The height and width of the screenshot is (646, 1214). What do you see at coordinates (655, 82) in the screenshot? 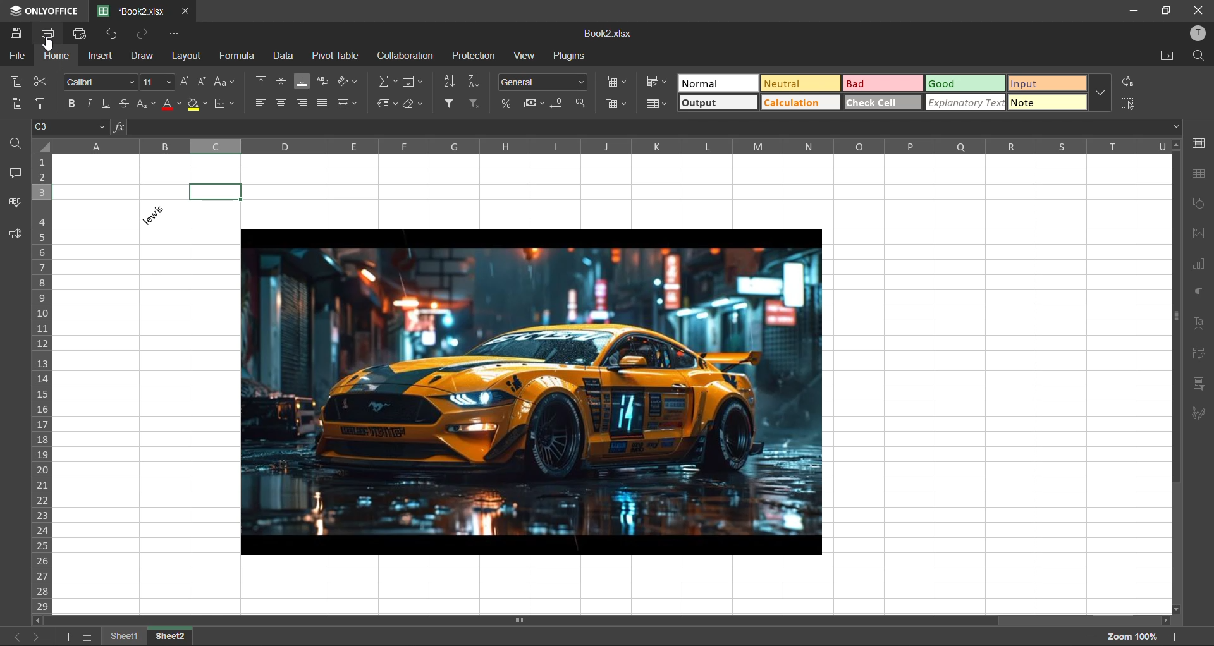
I see `conditional formatting` at bounding box center [655, 82].